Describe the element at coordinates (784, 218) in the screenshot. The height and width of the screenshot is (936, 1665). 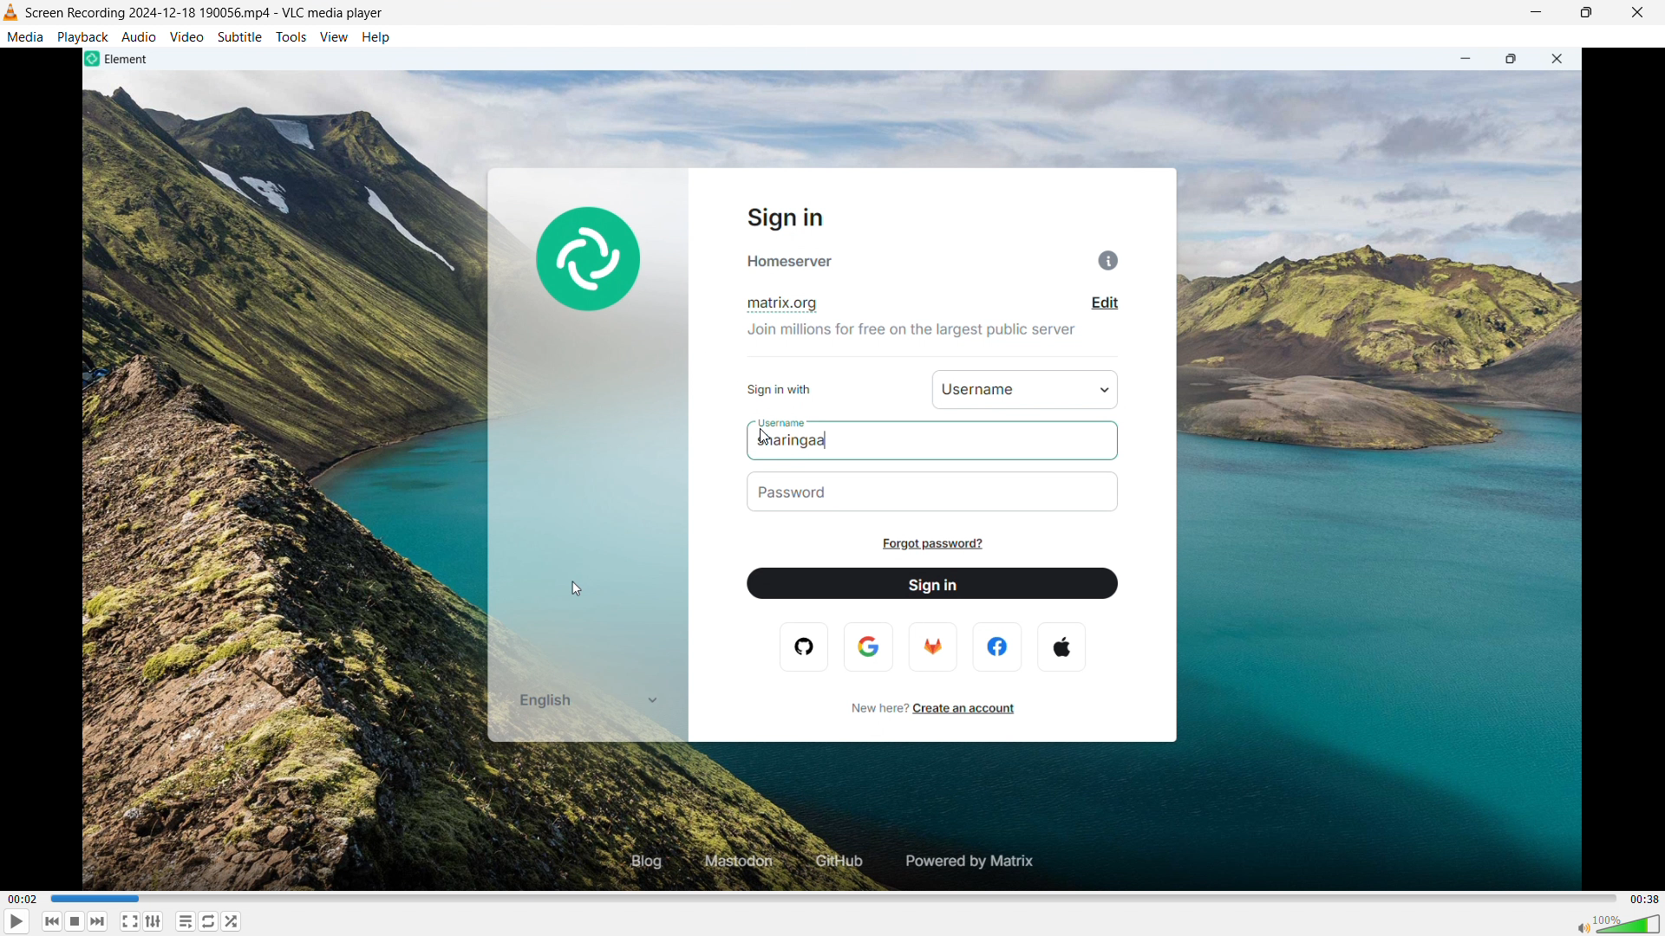
I see `sign in` at that location.